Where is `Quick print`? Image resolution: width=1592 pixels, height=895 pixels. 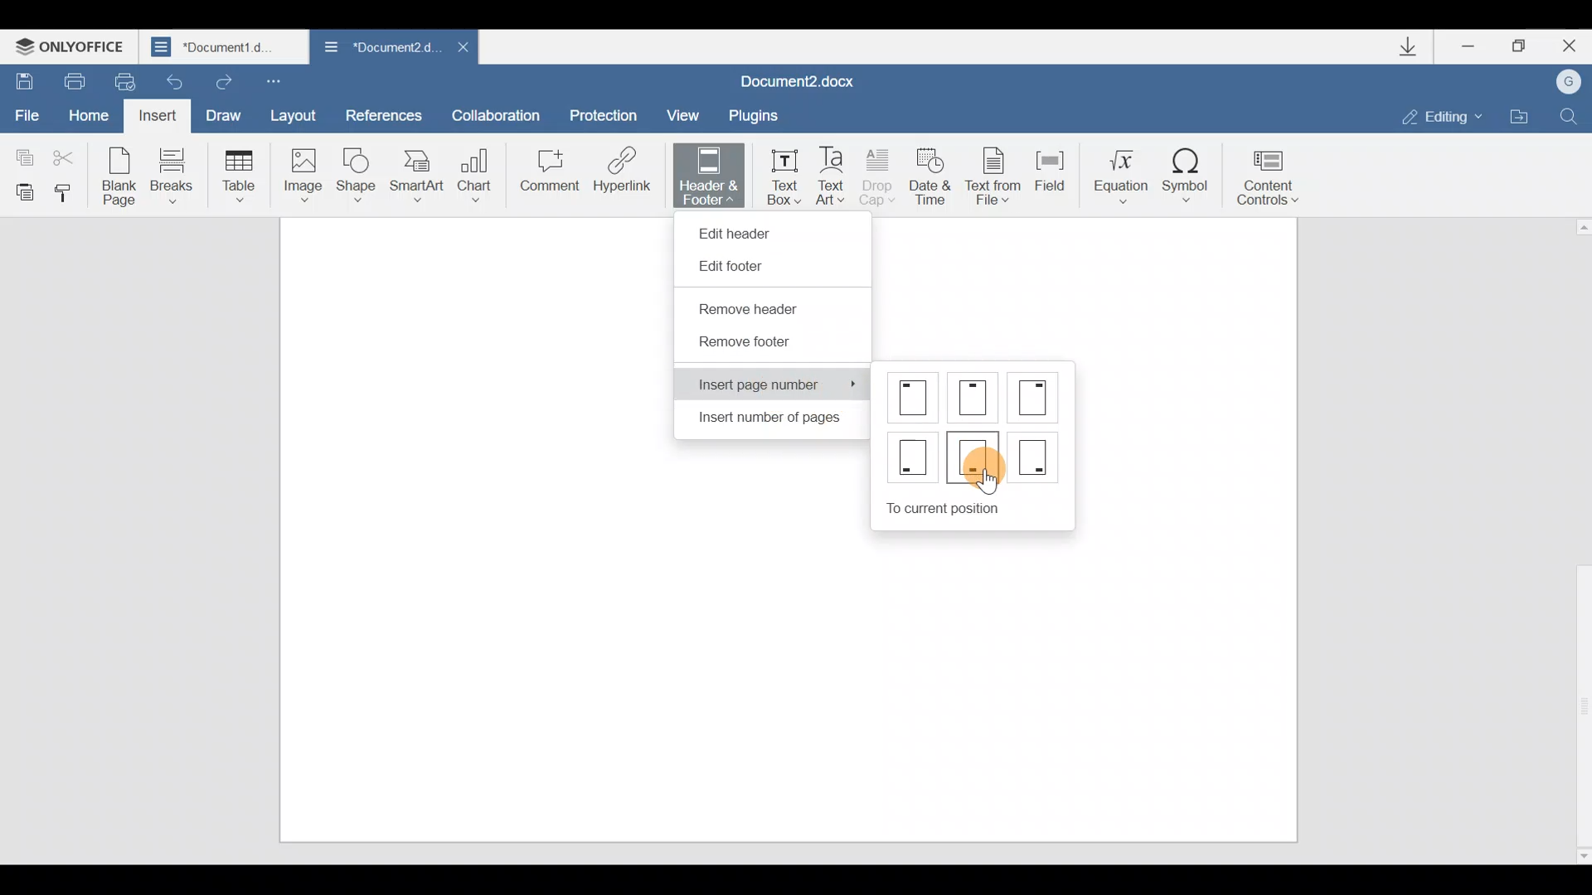 Quick print is located at coordinates (126, 81).